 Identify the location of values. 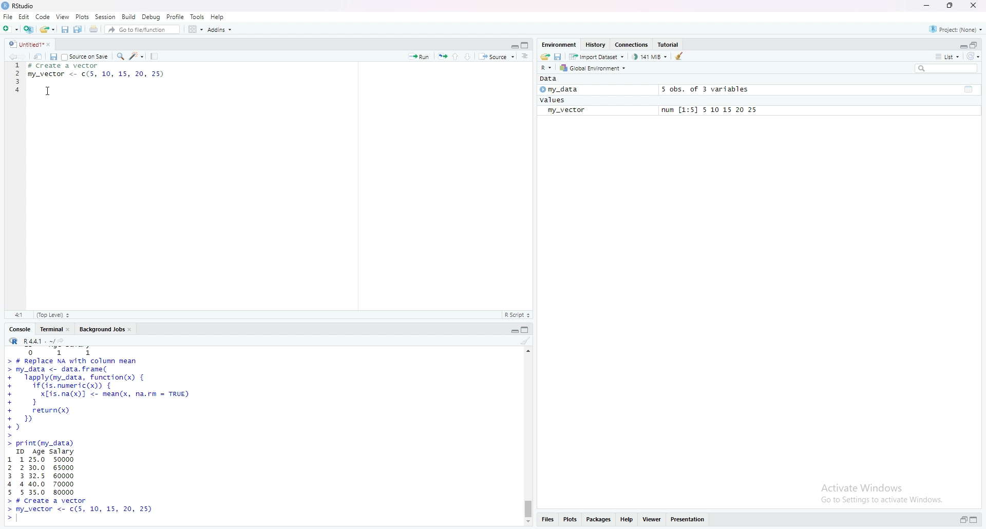
(554, 100).